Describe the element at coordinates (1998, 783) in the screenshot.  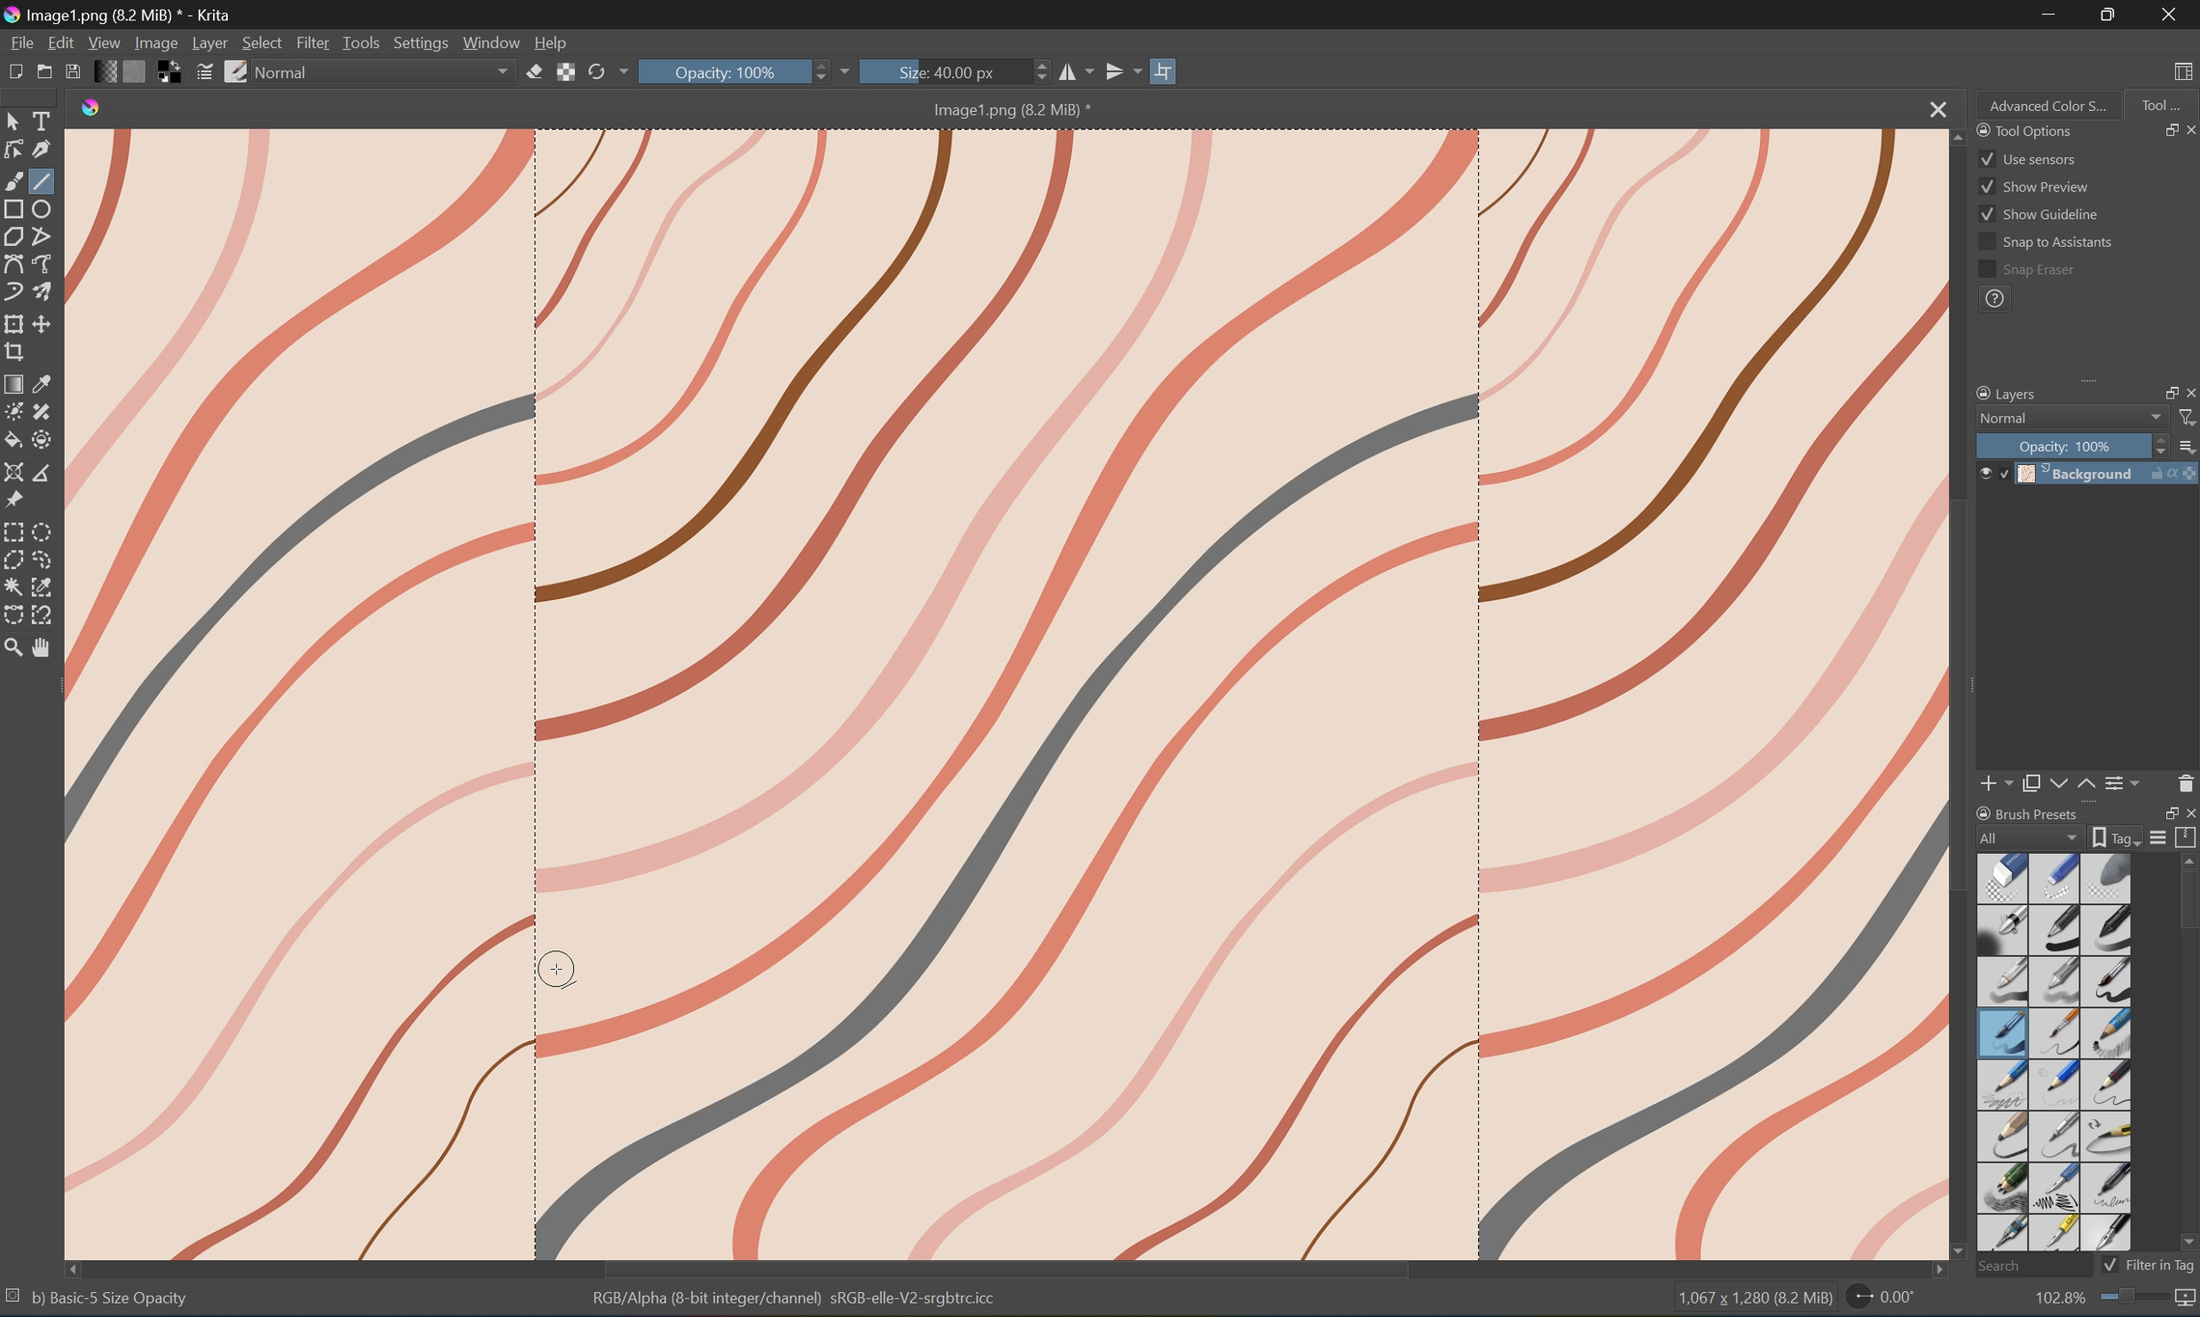
I see `Add new layer` at that location.